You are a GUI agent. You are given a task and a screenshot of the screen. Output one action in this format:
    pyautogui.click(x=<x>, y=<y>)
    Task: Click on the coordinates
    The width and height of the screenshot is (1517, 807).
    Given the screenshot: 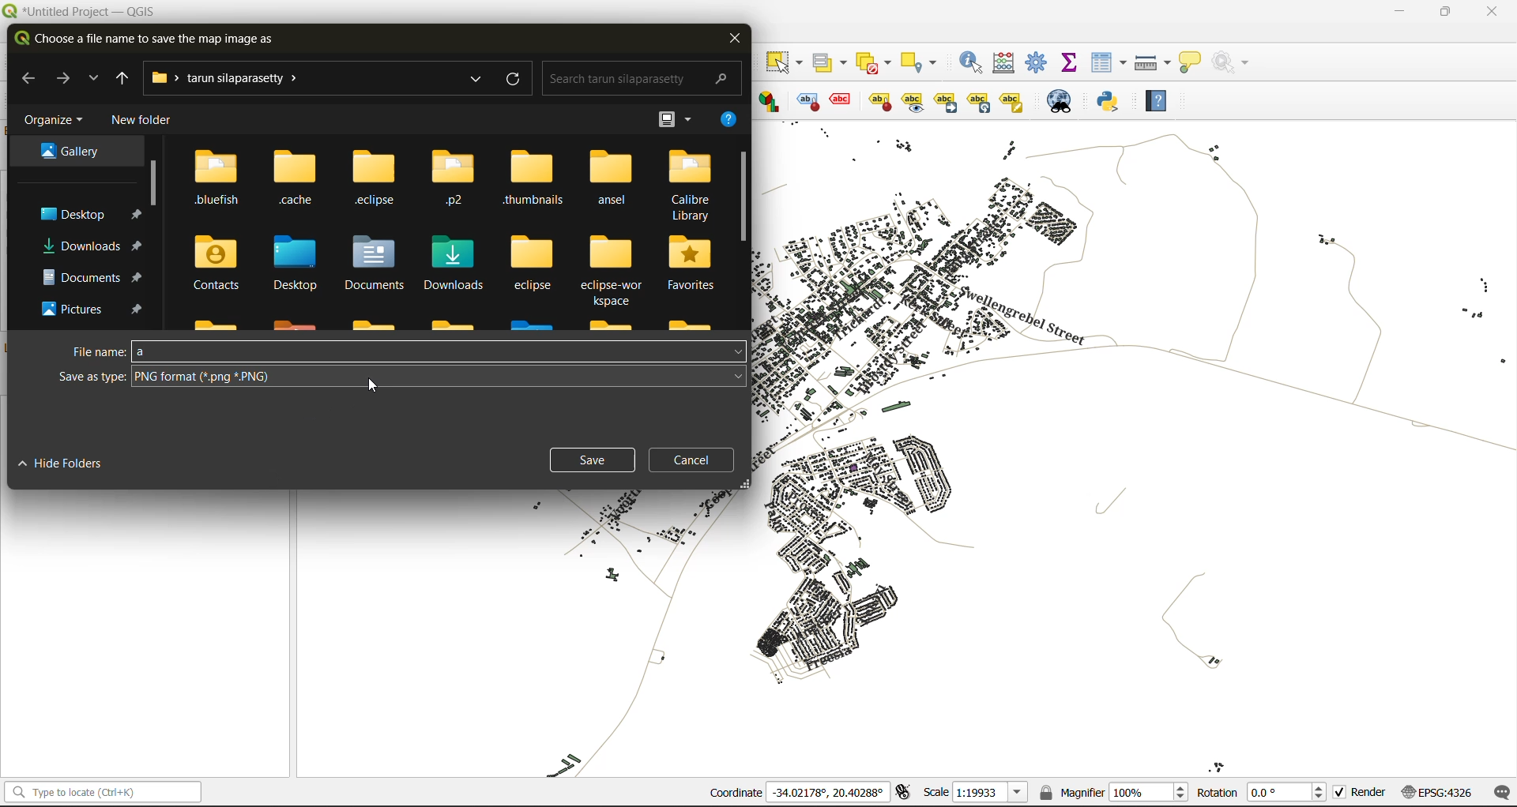 What is the action you would take?
    pyautogui.click(x=797, y=794)
    